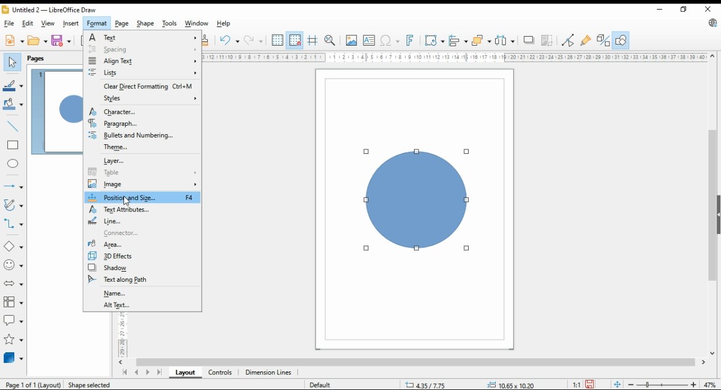  What do you see at coordinates (144, 49) in the screenshot?
I see `spacing` at bounding box center [144, 49].